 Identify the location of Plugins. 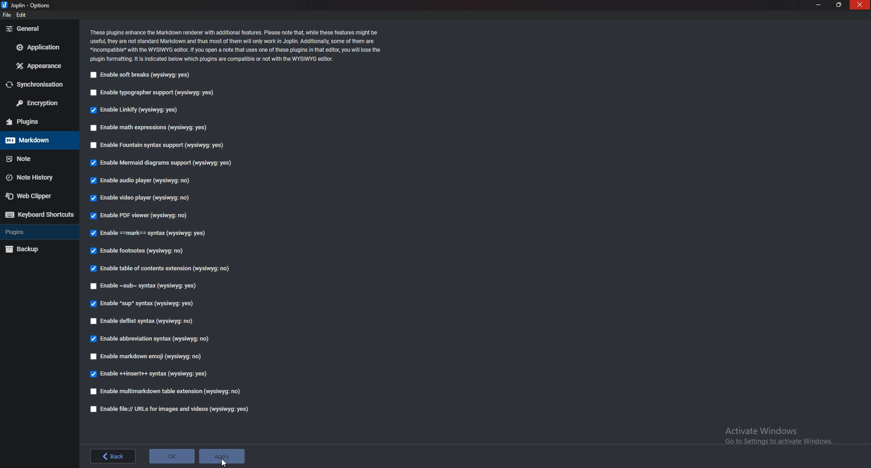
(37, 121).